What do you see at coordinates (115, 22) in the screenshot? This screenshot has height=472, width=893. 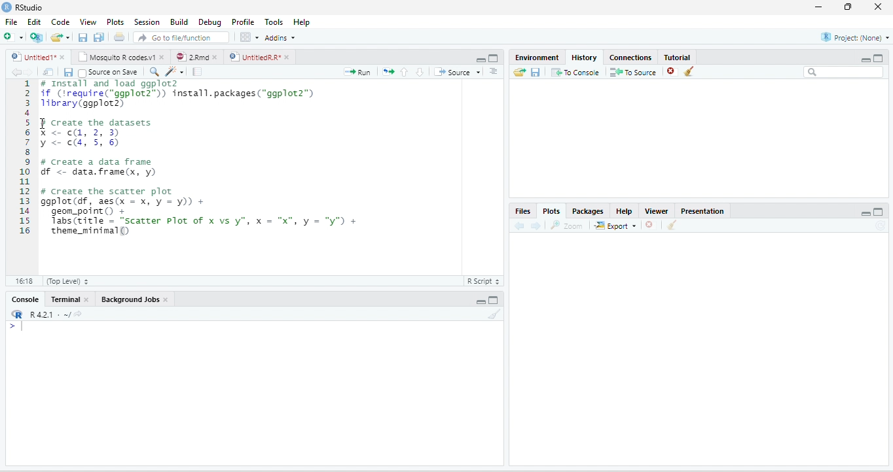 I see `Plots` at bounding box center [115, 22].